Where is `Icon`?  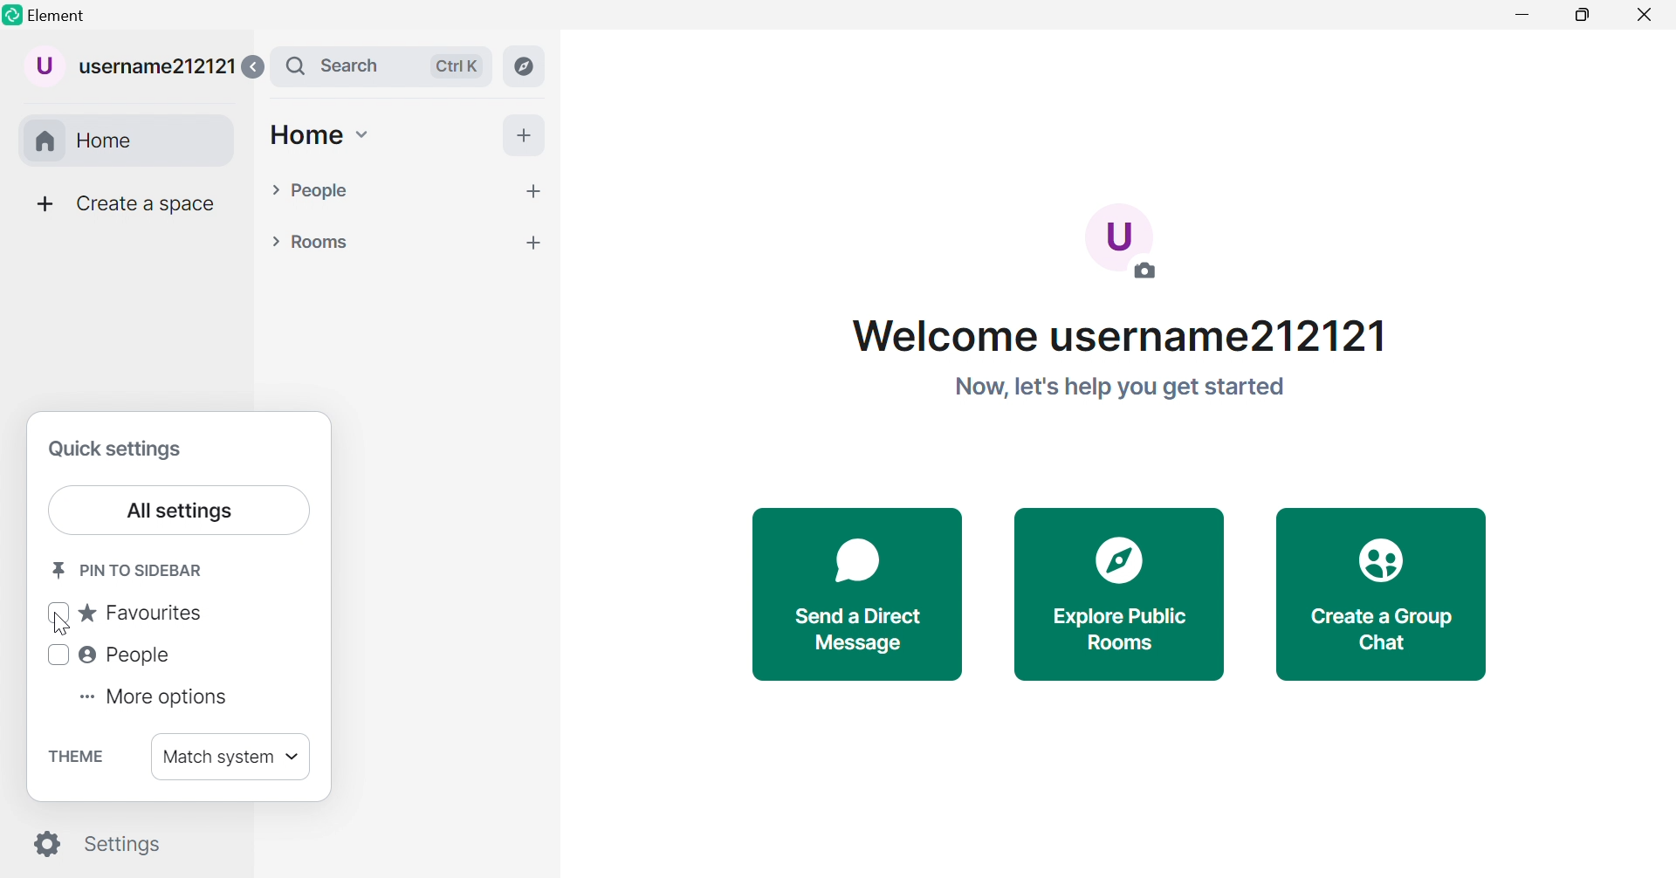 Icon is located at coordinates (856, 565).